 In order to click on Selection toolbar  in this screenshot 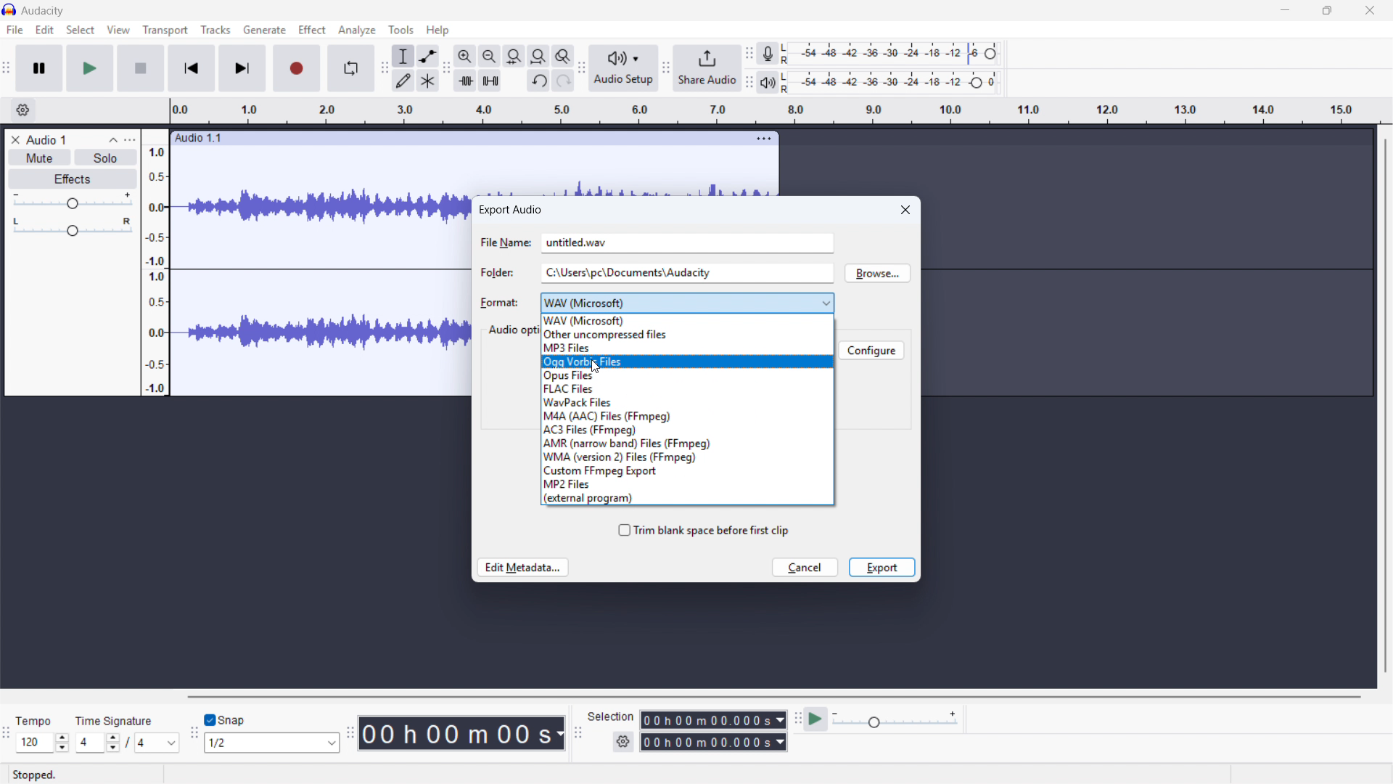, I will do `click(578, 732)`.